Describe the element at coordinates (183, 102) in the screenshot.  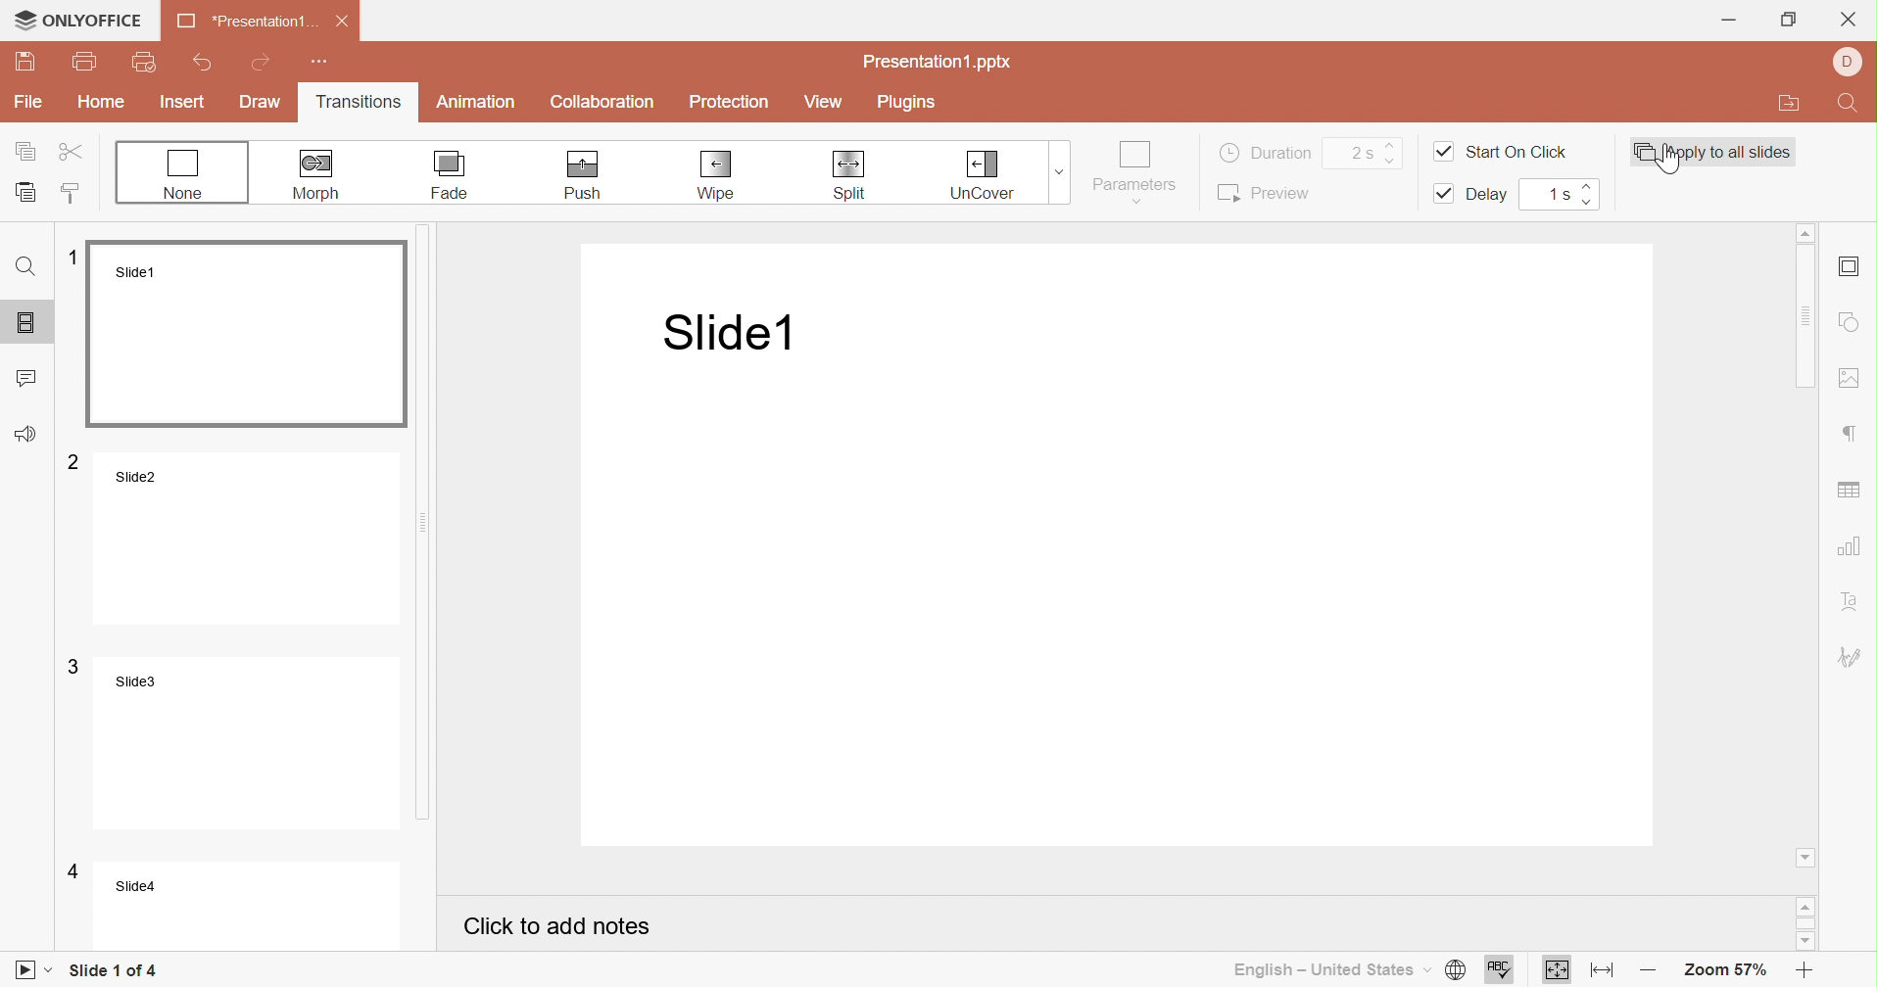
I see `Insert` at that location.